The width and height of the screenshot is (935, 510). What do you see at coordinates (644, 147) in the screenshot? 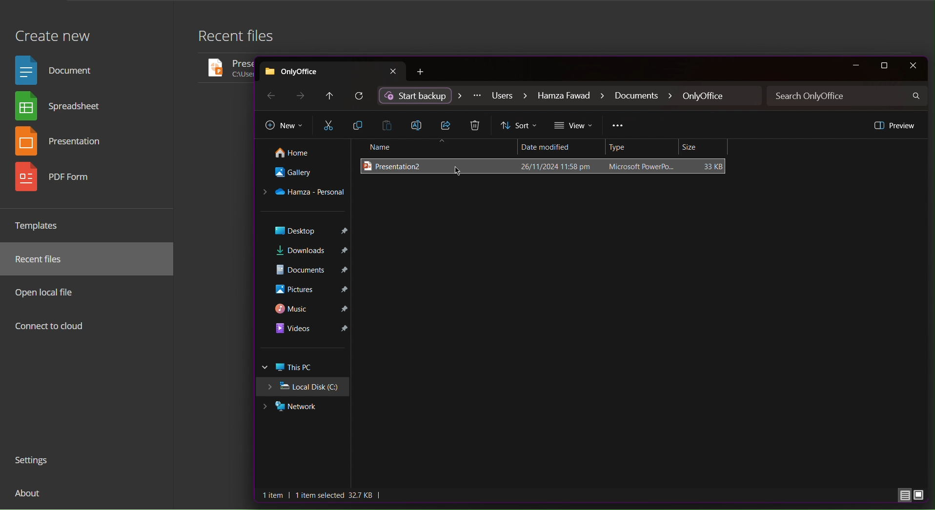
I see `Type` at bounding box center [644, 147].